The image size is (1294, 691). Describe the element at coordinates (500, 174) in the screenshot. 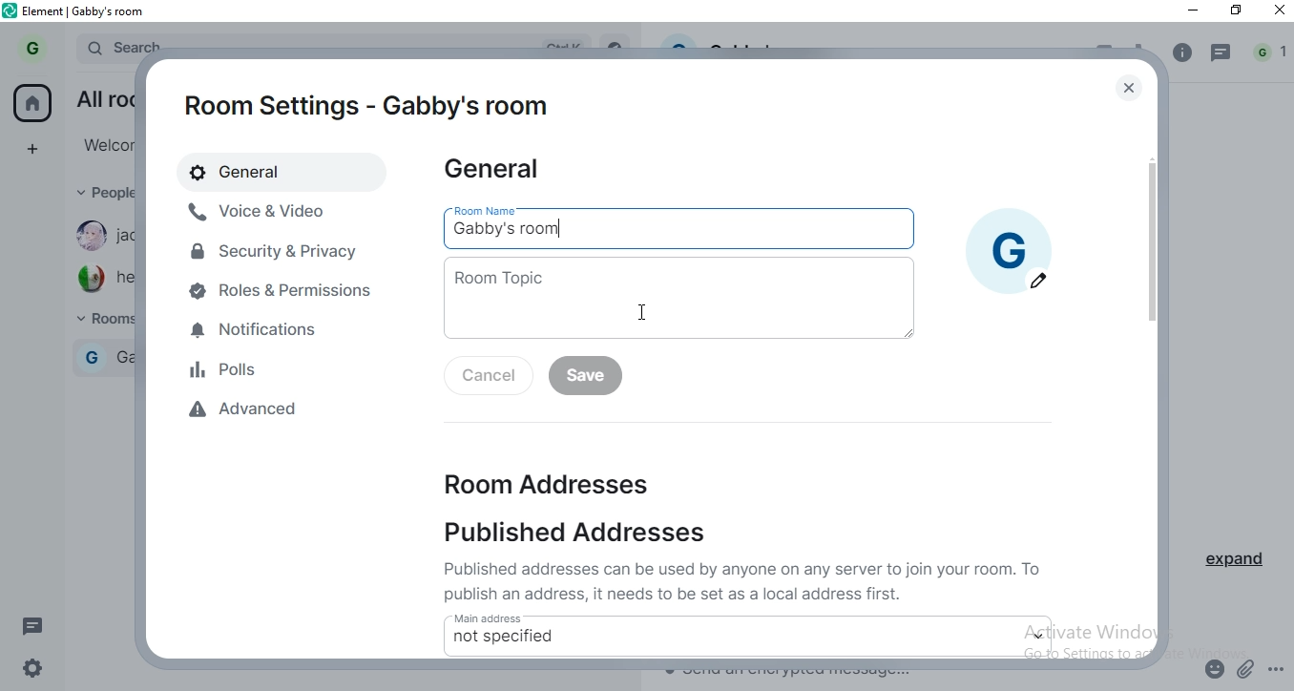

I see `general` at that location.